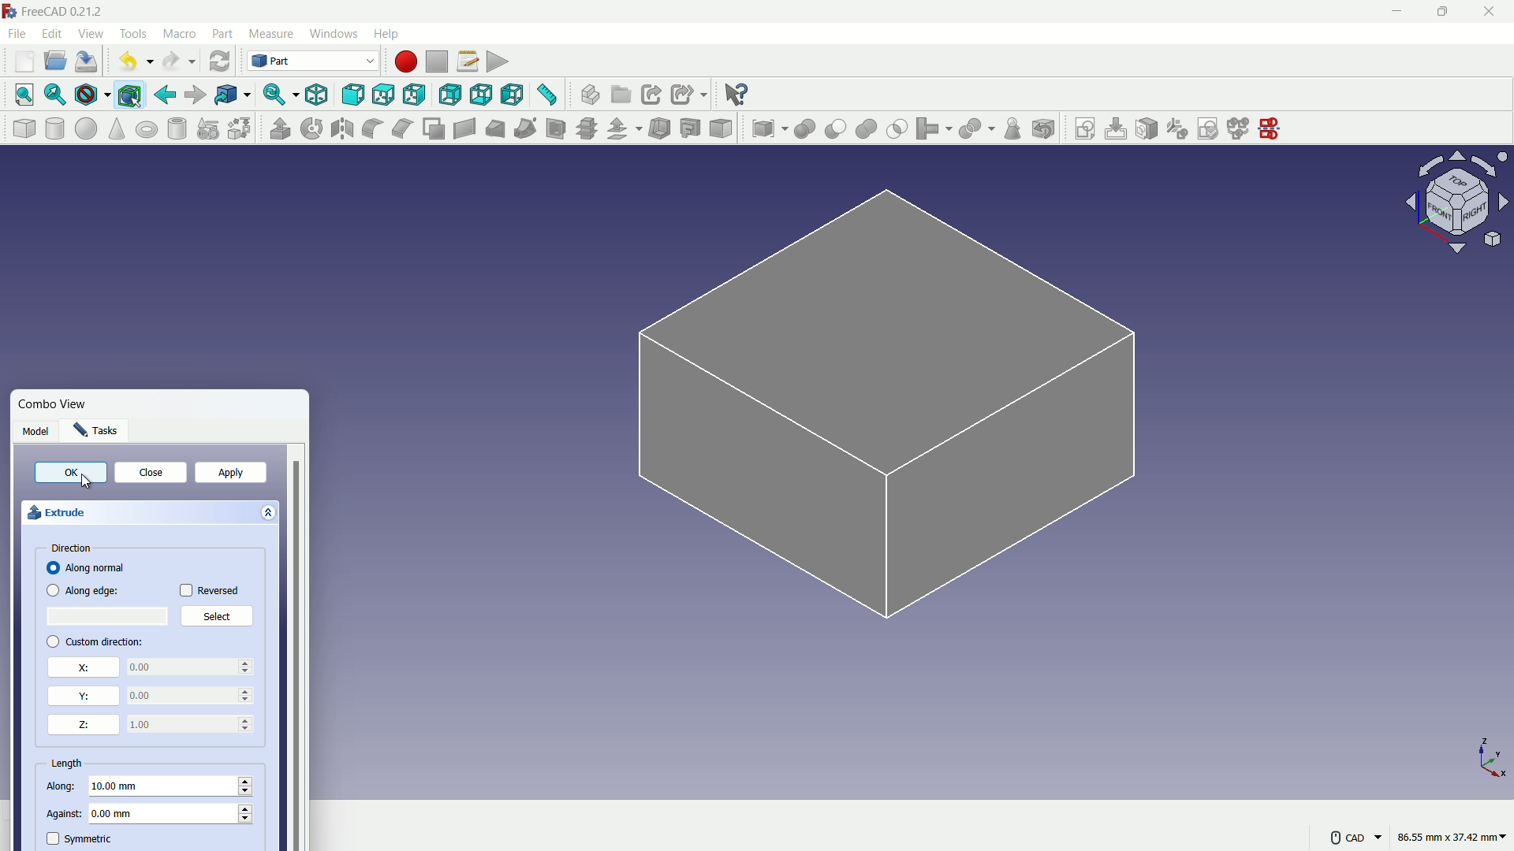 The width and height of the screenshot is (1514, 851). Describe the element at coordinates (317, 95) in the screenshot. I see `isometric view` at that location.